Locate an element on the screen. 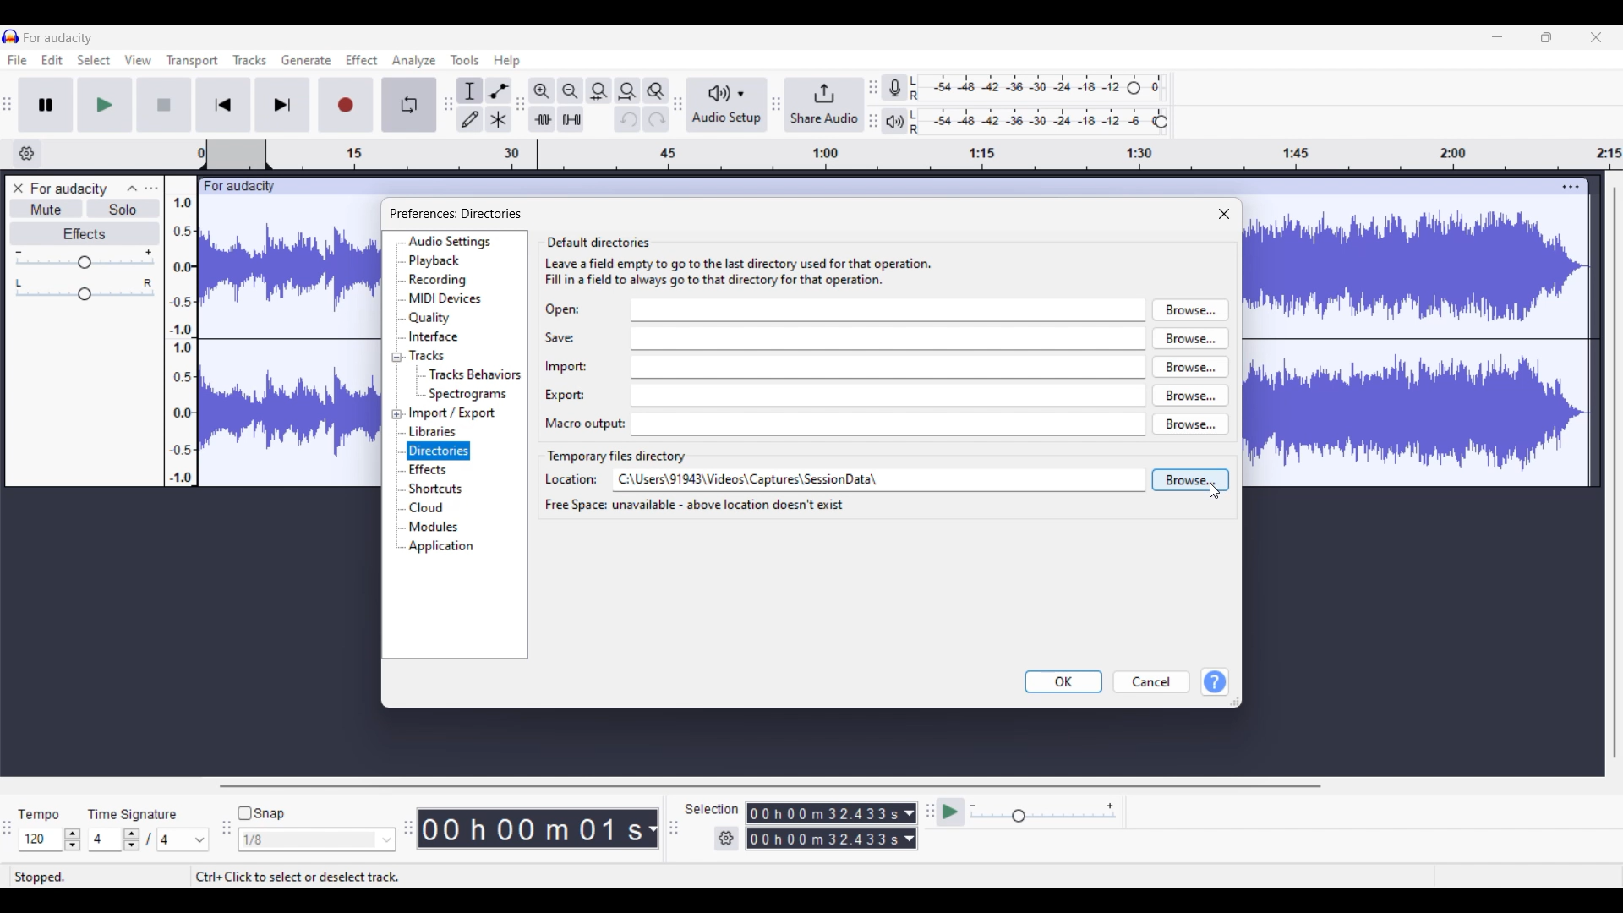  Playback speed scale is located at coordinates (1043, 812).